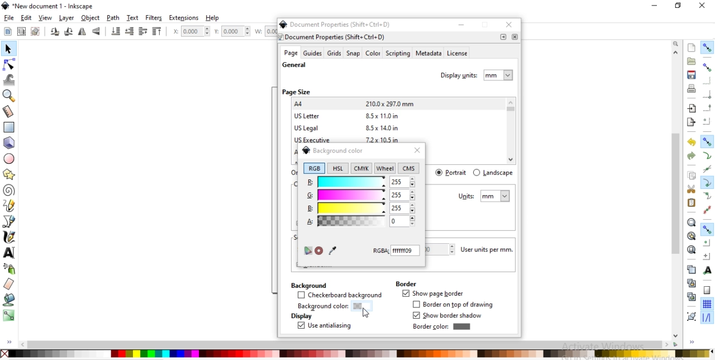 This screenshot has width=715, height=360. I want to click on redo, so click(692, 156).